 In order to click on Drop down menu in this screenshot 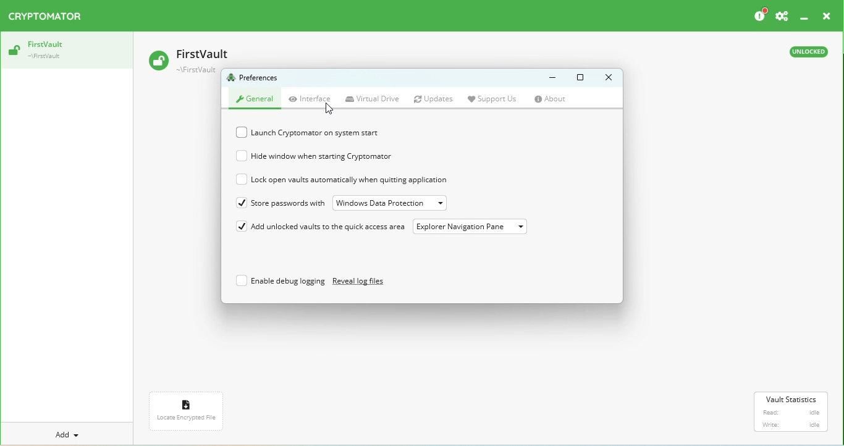, I will do `click(473, 227)`.